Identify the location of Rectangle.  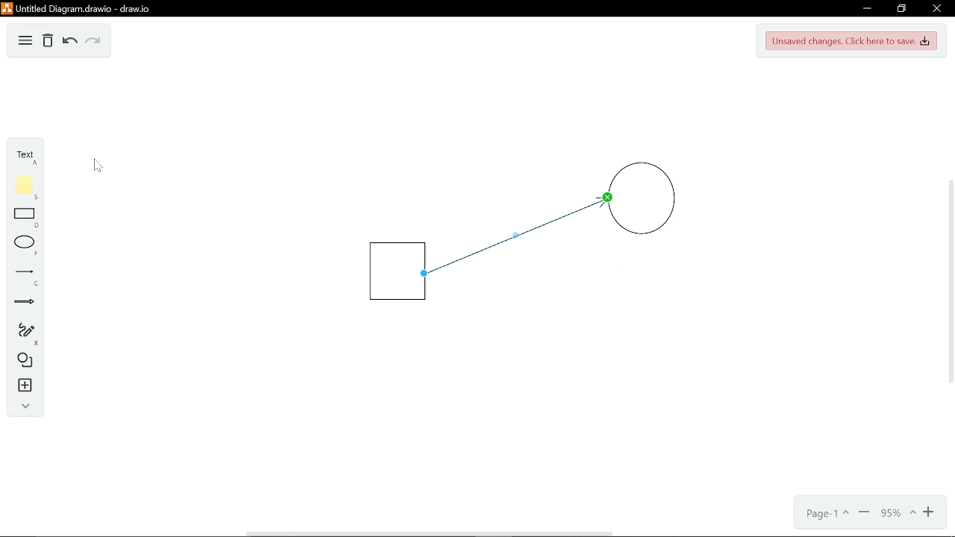
(22, 218).